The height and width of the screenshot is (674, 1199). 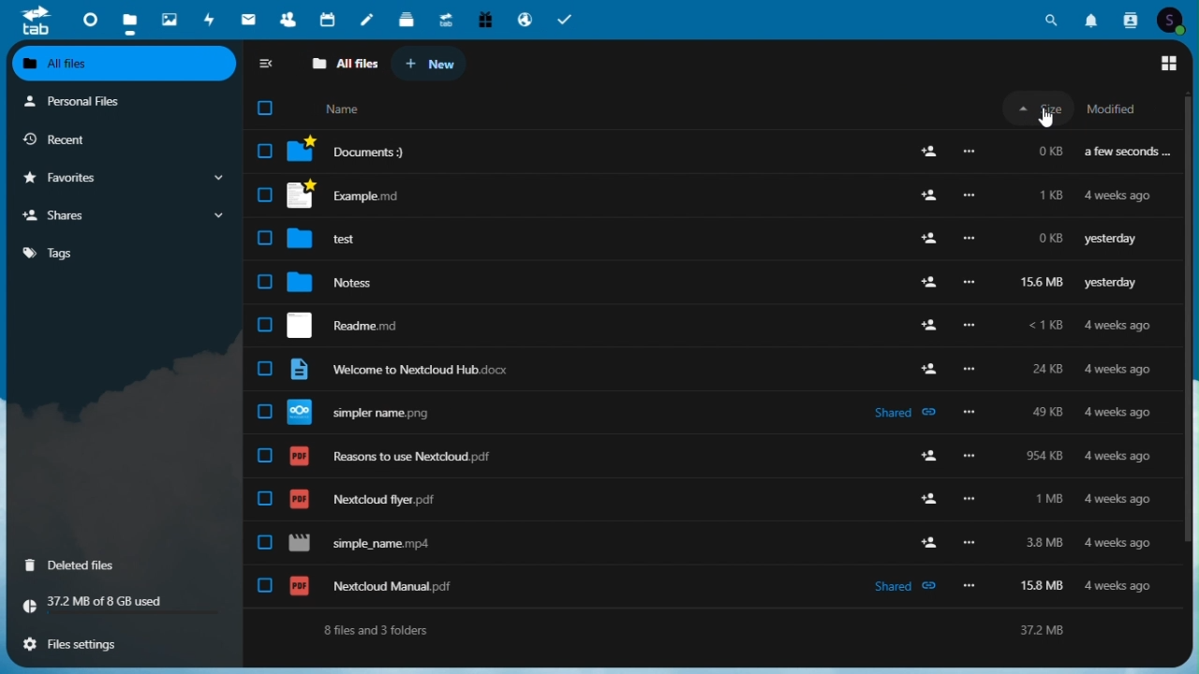 What do you see at coordinates (288, 18) in the screenshot?
I see `Contacts` at bounding box center [288, 18].